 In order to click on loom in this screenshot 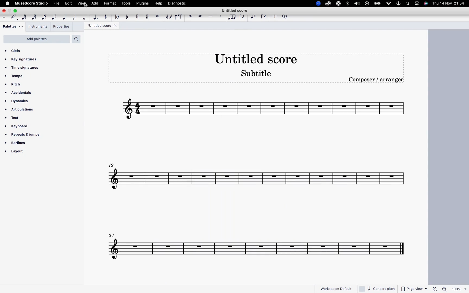, I will do `click(338, 4)`.